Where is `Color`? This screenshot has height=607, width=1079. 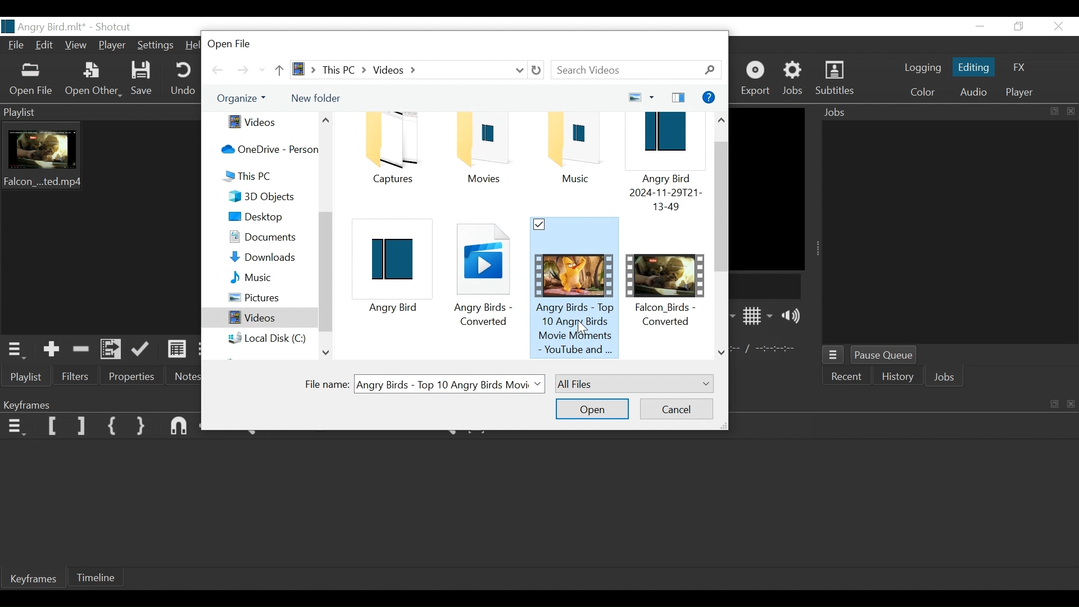 Color is located at coordinates (923, 92).